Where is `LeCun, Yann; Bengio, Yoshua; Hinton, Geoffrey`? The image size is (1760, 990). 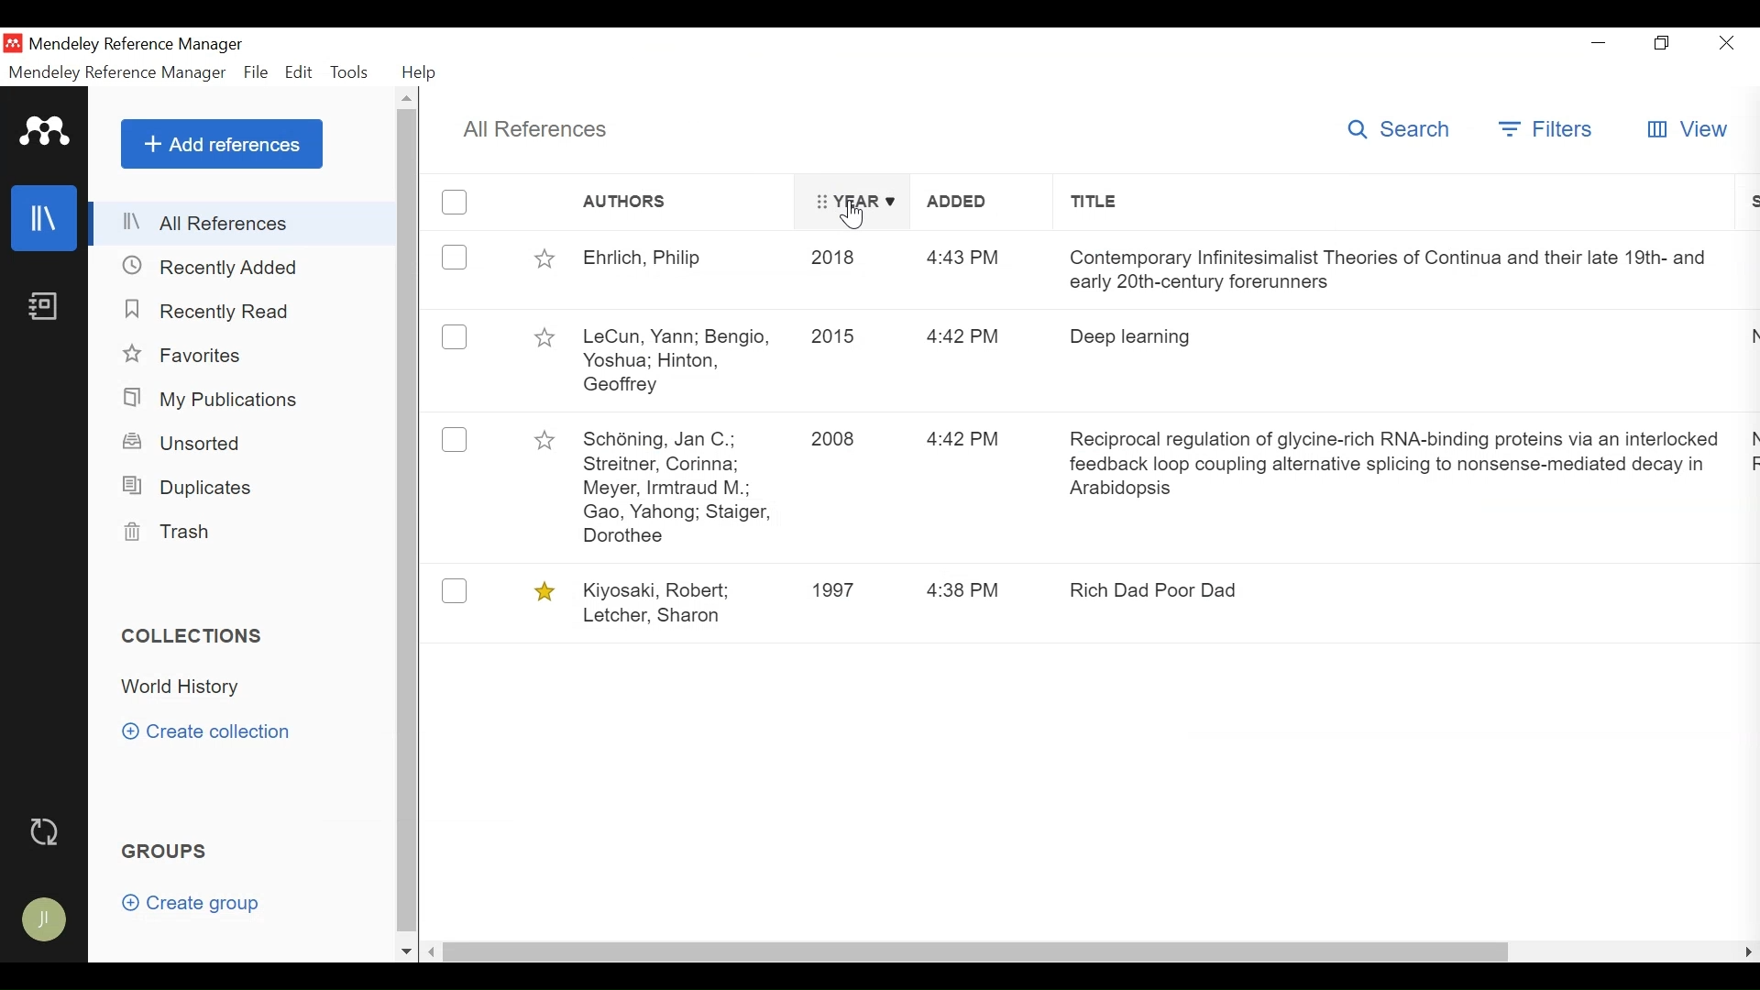 LeCun, Yann; Bengio, Yoshua; Hinton, Geoffrey is located at coordinates (682, 357).